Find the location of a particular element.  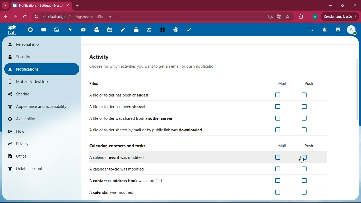

off is located at coordinates (305, 157).